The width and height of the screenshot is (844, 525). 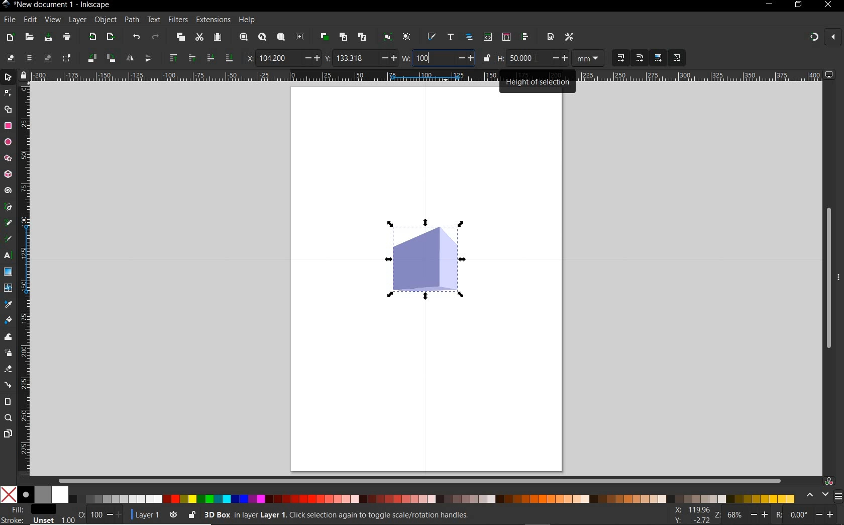 I want to click on open document properties, so click(x=550, y=38).